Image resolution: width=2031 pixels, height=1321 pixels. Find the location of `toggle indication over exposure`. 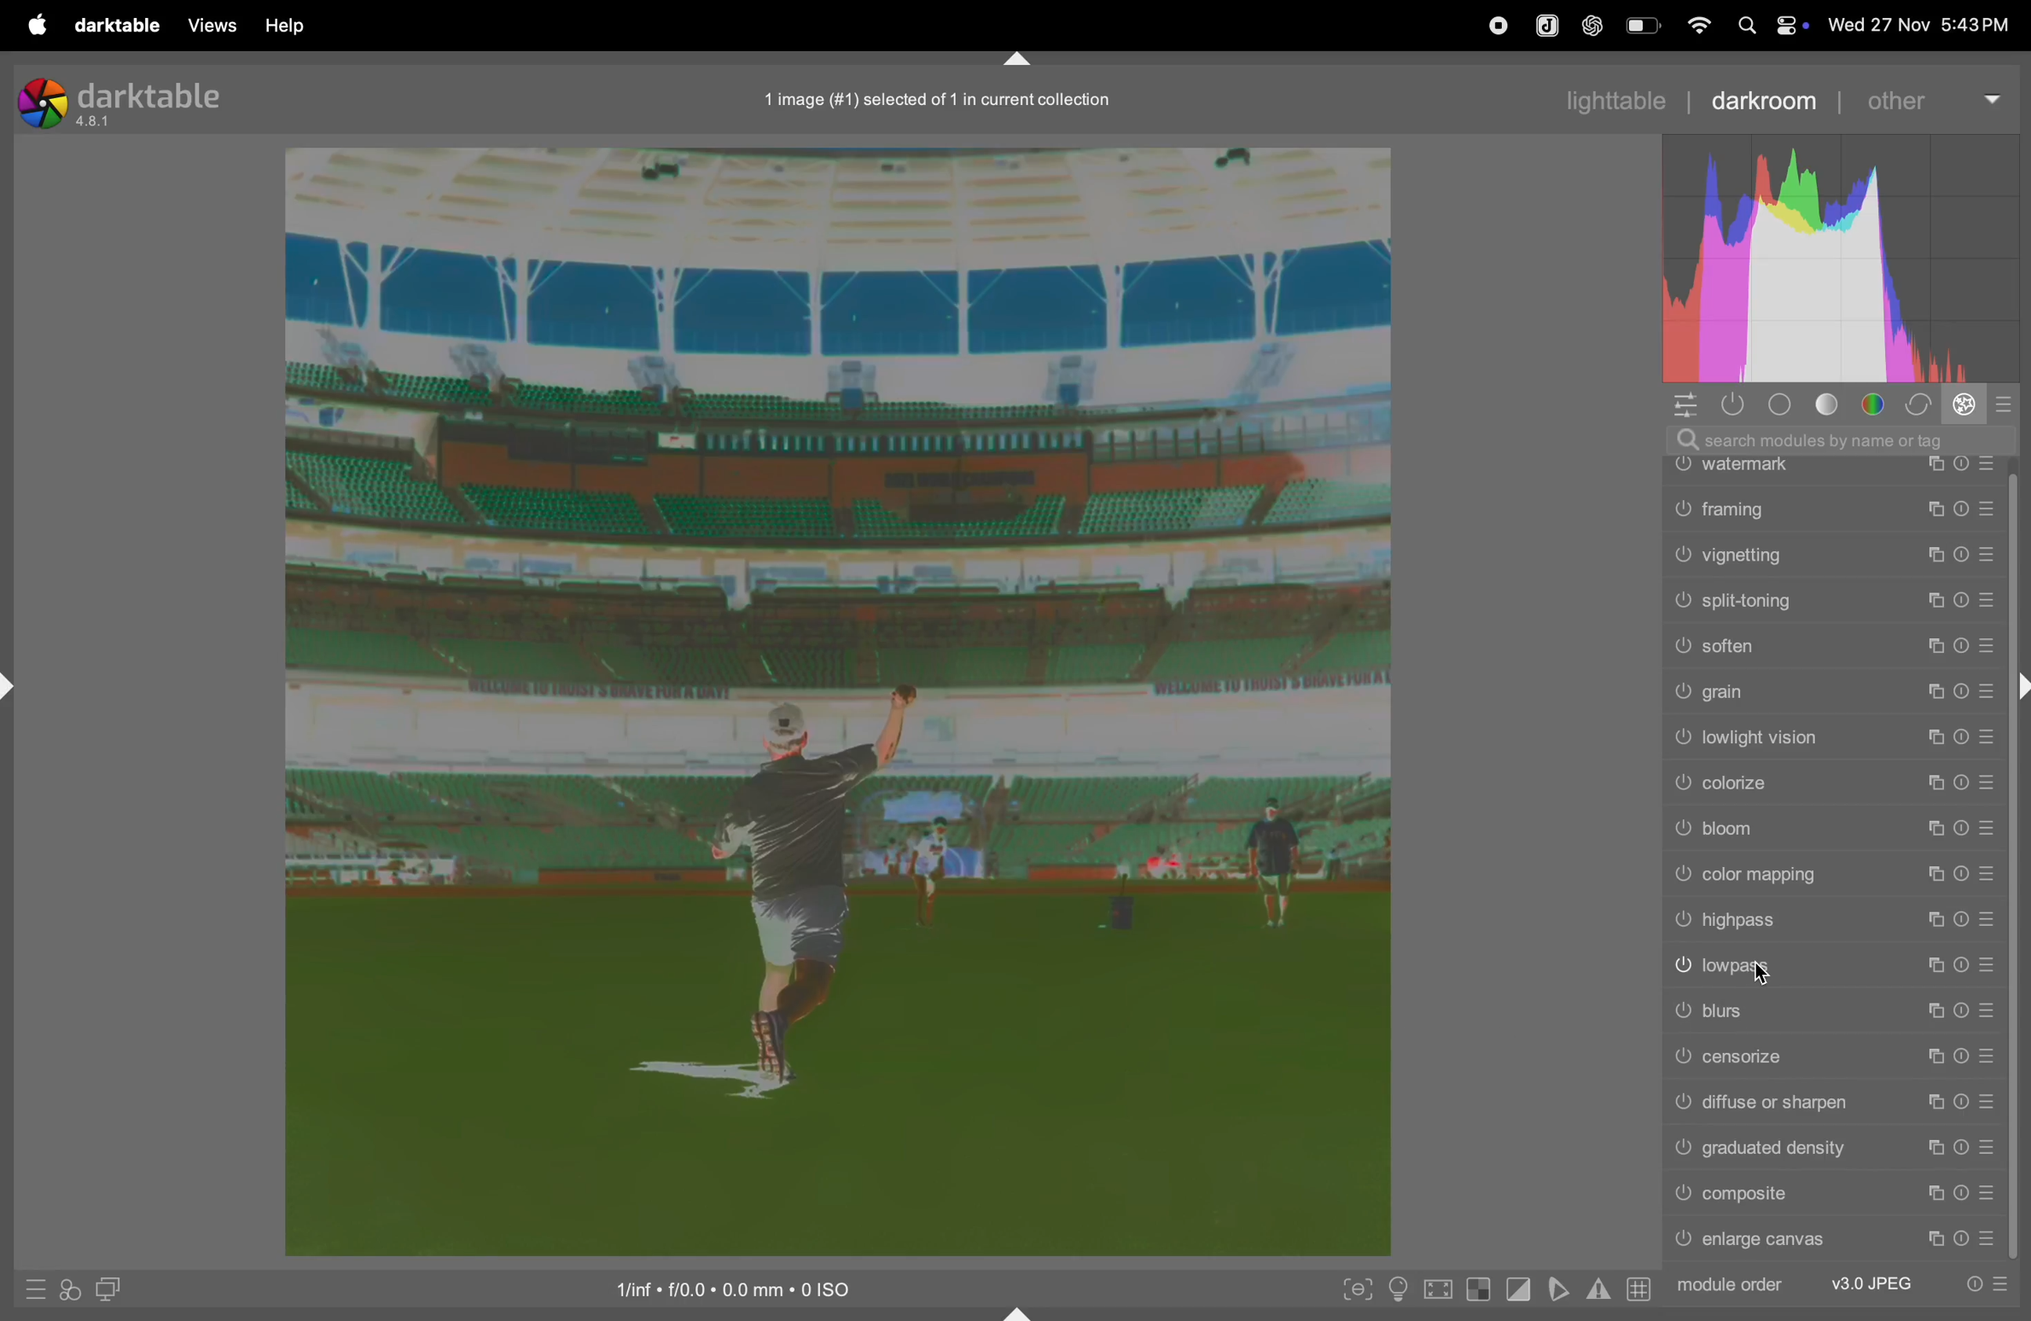

toggle indication over exposure is located at coordinates (1481, 1291).